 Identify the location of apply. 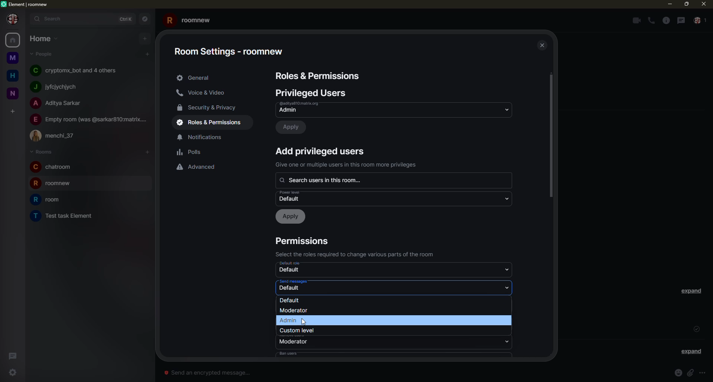
(292, 217).